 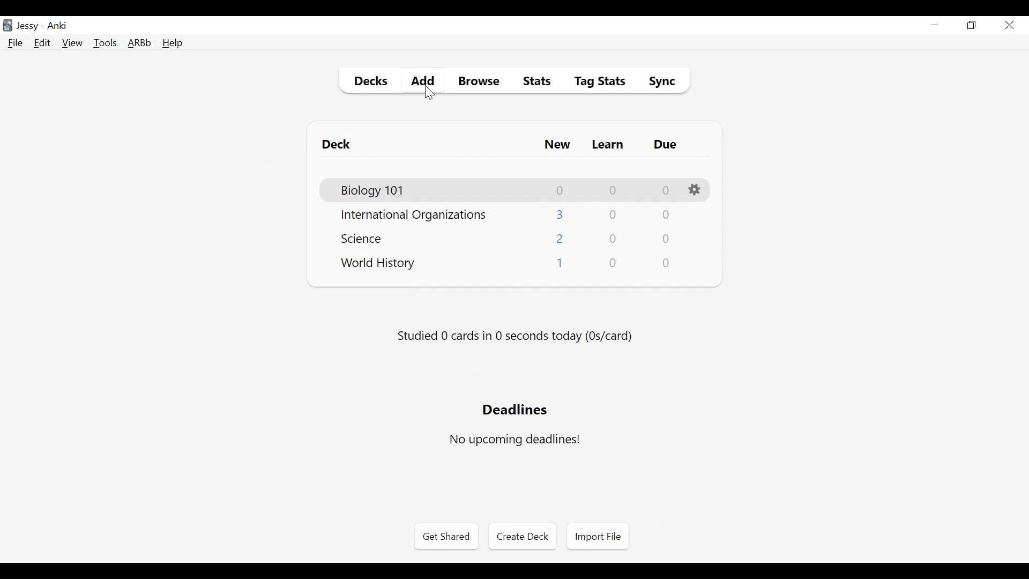 I want to click on Deck Name, so click(x=414, y=216).